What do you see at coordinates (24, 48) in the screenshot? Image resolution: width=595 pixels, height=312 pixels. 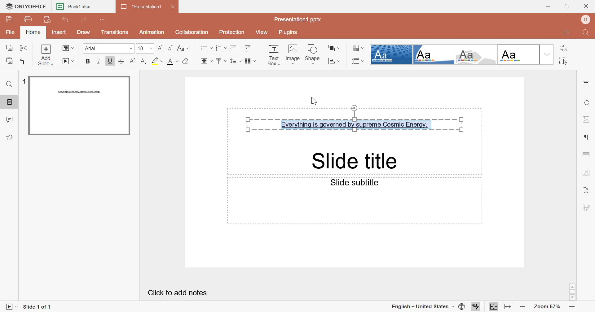 I see `Cut` at bounding box center [24, 48].